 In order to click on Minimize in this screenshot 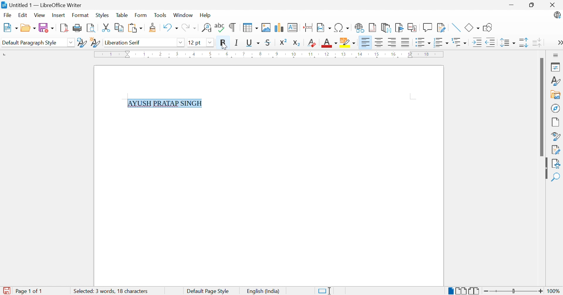, I will do `click(511, 4)`.